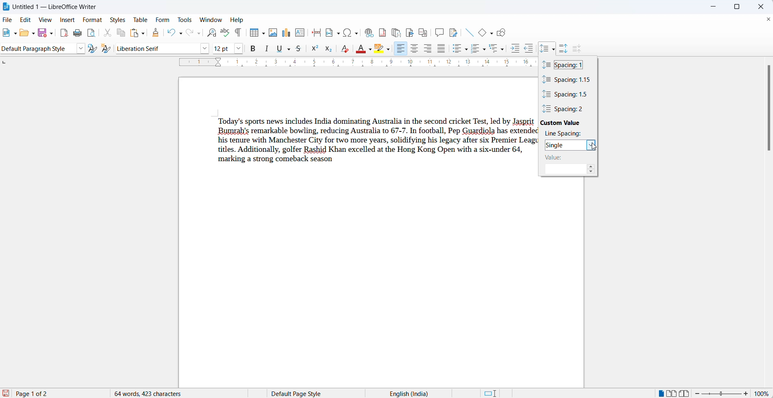  Describe the element at coordinates (7, 20) in the screenshot. I see `file` at that location.